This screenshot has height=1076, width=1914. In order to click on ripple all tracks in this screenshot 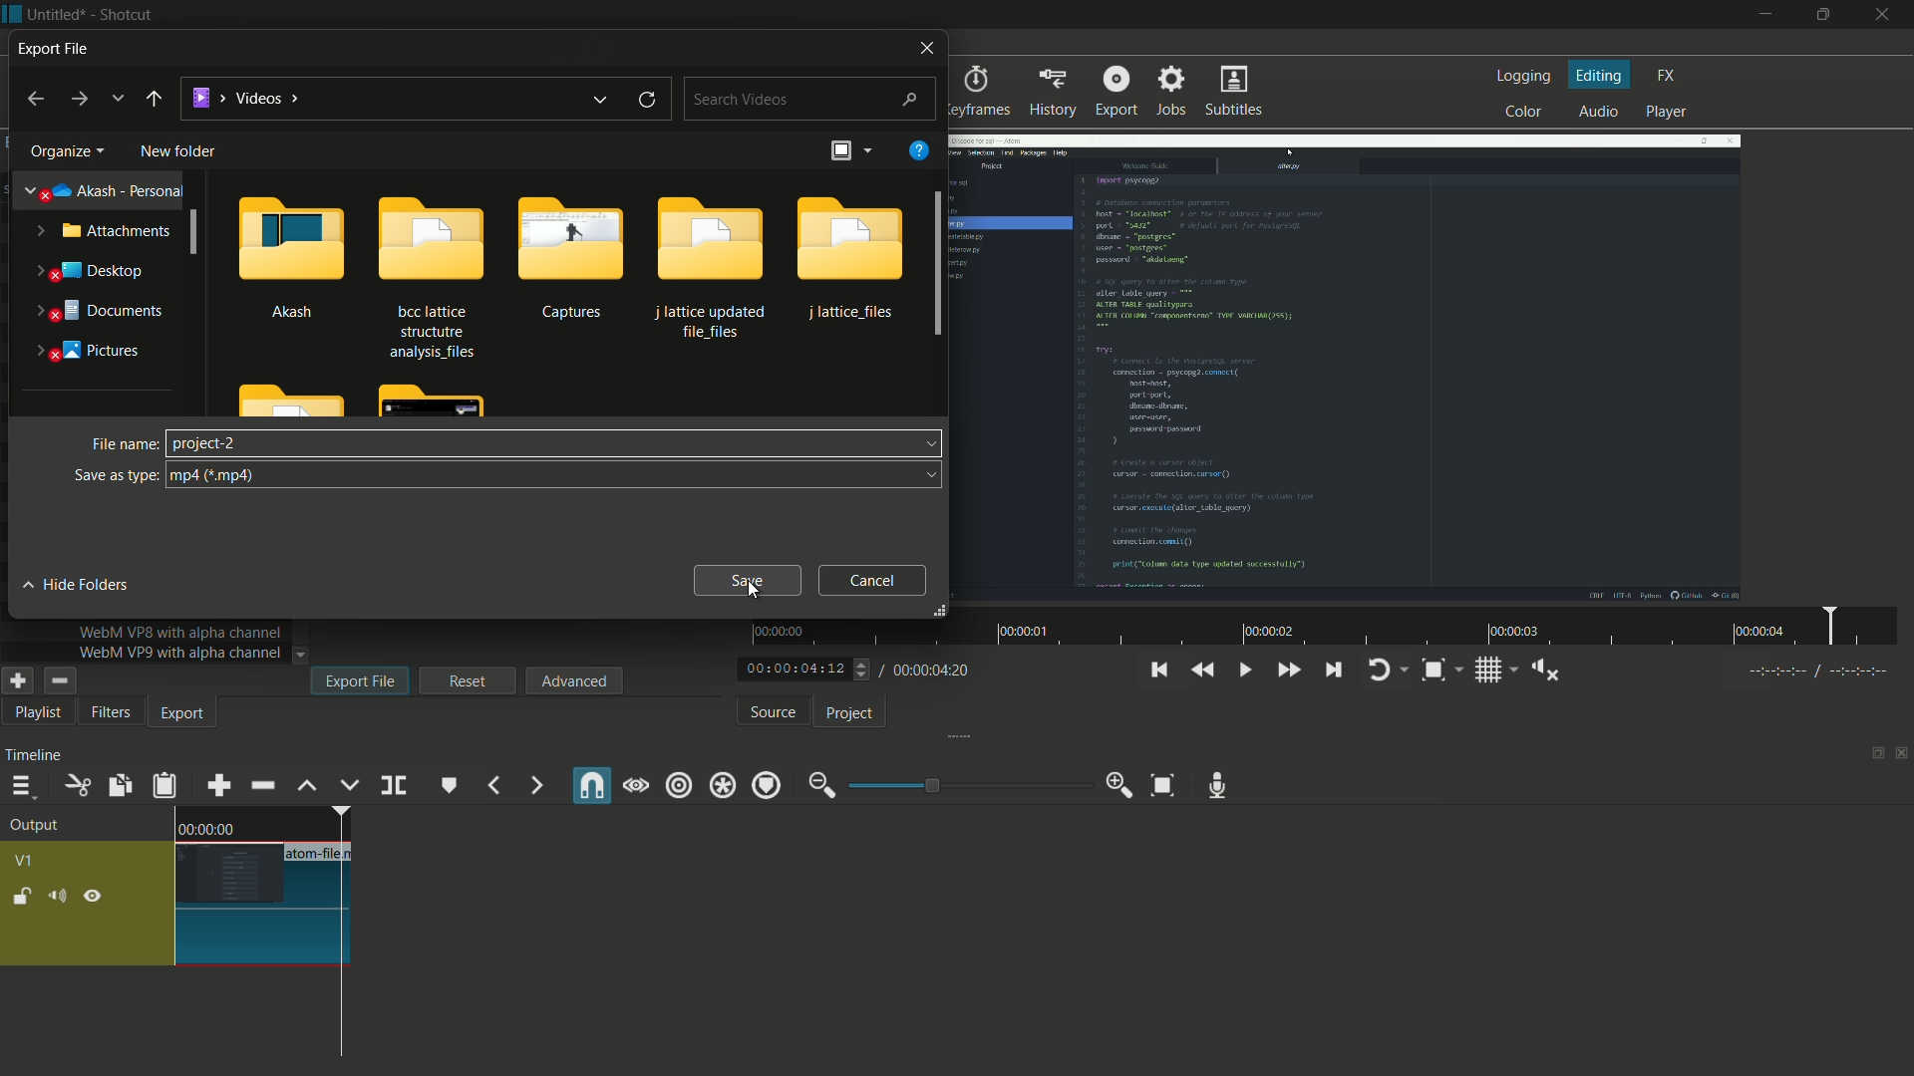, I will do `click(722, 786)`.